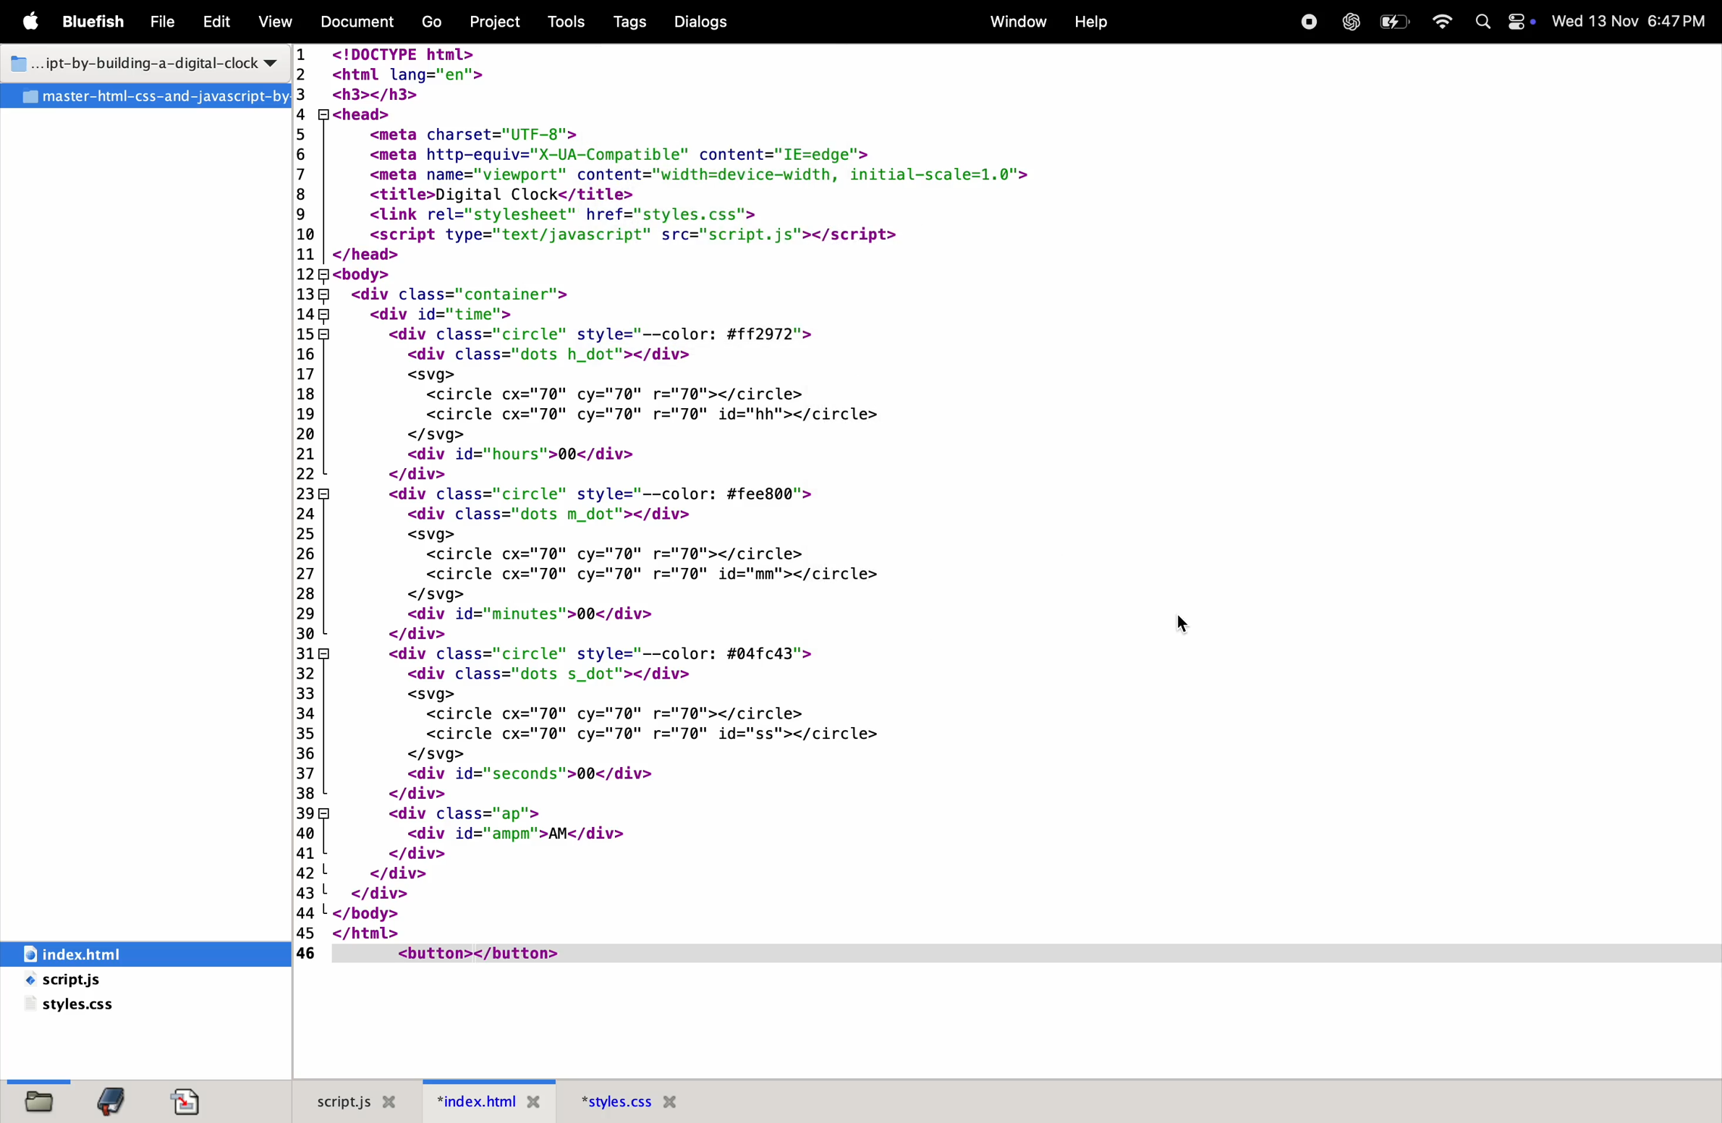 This screenshot has width=1722, height=1123. What do you see at coordinates (476, 954) in the screenshot?
I see `button tag` at bounding box center [476, 954].